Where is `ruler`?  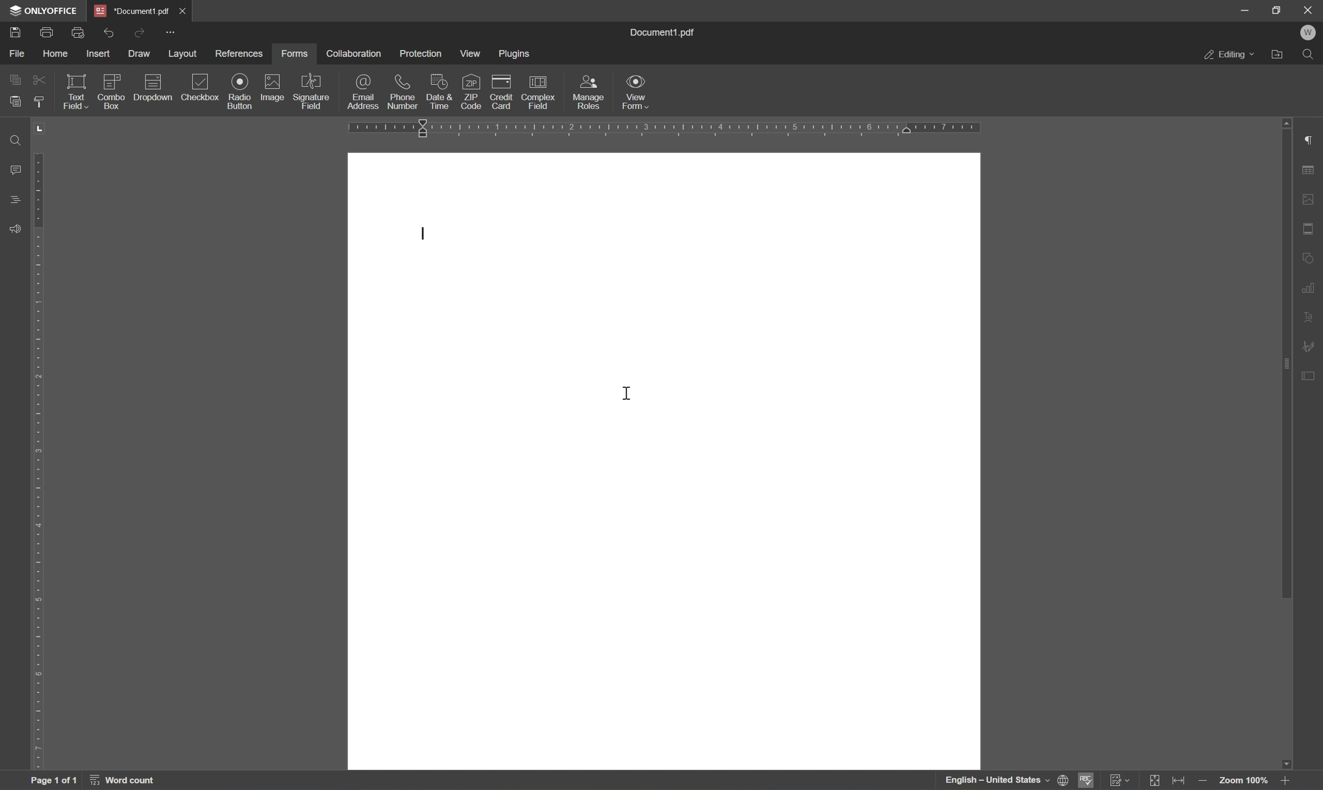
ruler is located at coordinates (670, 128).